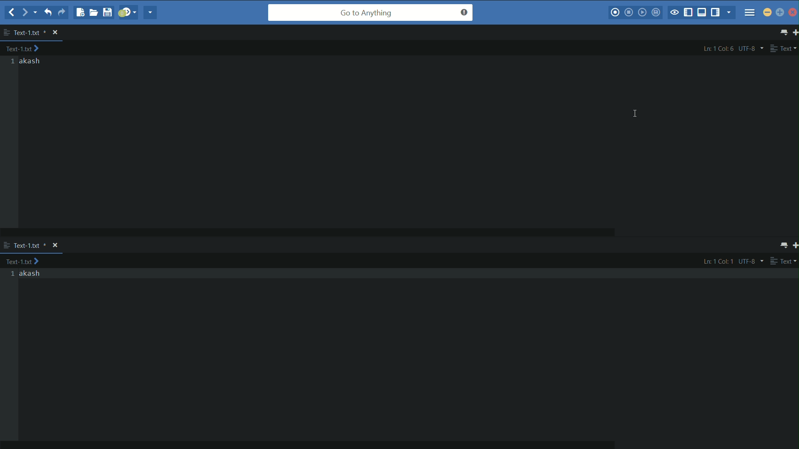  I want to click on save macro to toolbox, so click(657, 12).